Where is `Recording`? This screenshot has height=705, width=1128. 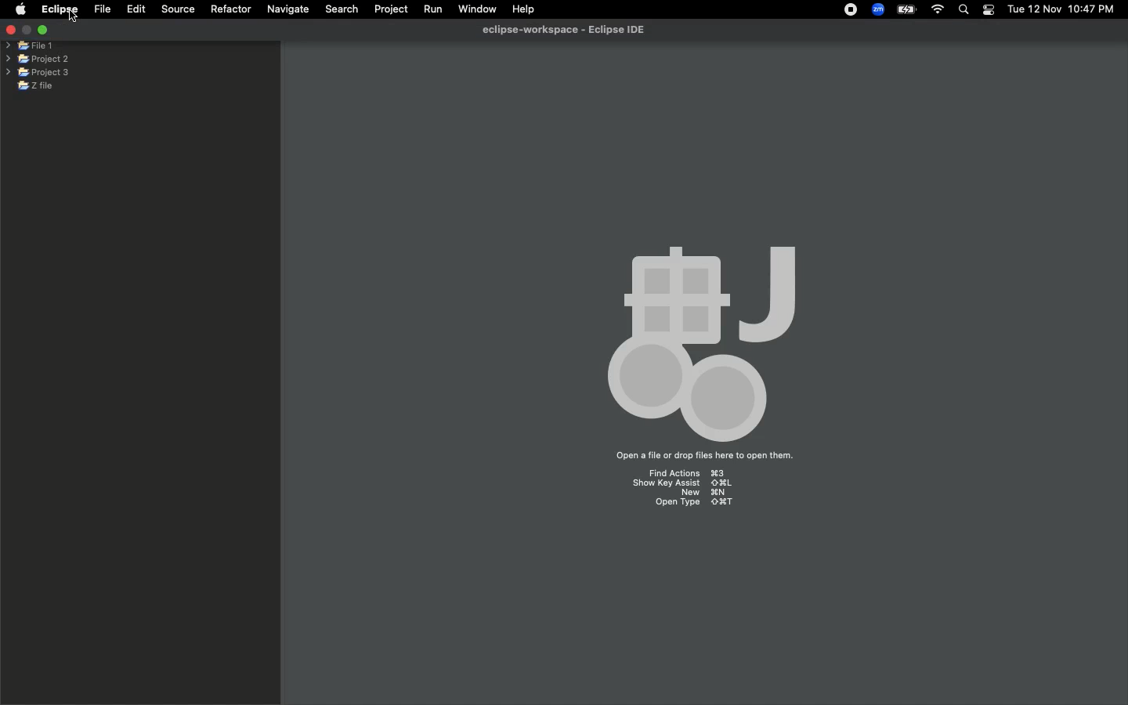
Recording is located at coordinates (852, 11).